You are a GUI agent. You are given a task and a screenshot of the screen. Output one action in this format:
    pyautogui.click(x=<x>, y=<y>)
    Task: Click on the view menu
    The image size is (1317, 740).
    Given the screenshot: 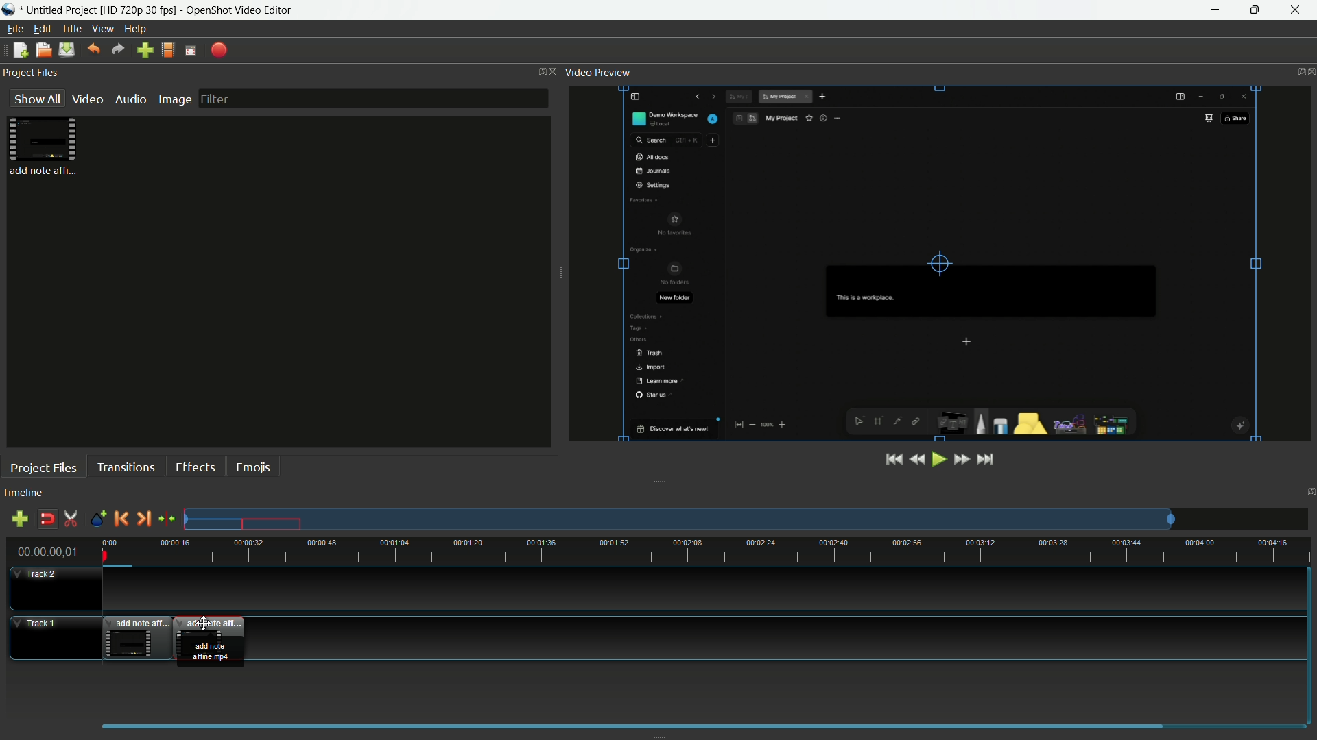 What is the action you would take?
    pyautogui.click(x=102, y=29)
    